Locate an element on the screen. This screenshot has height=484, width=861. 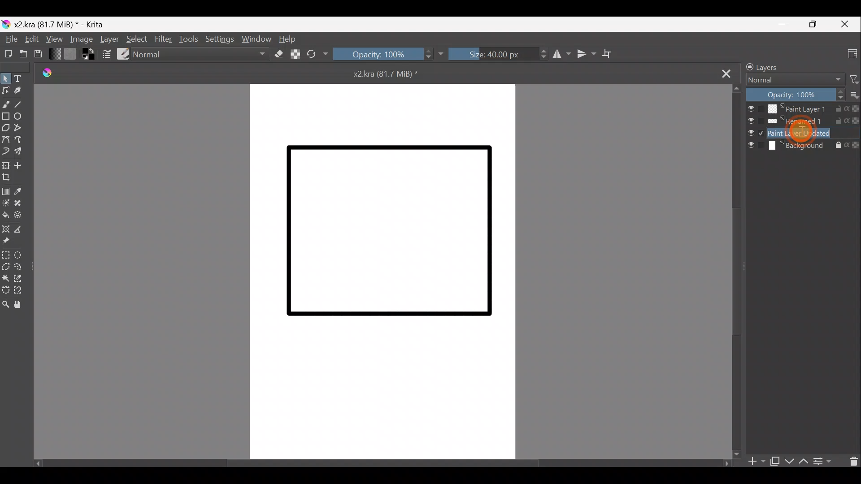
Text tool is located at coordinates (21, 78).